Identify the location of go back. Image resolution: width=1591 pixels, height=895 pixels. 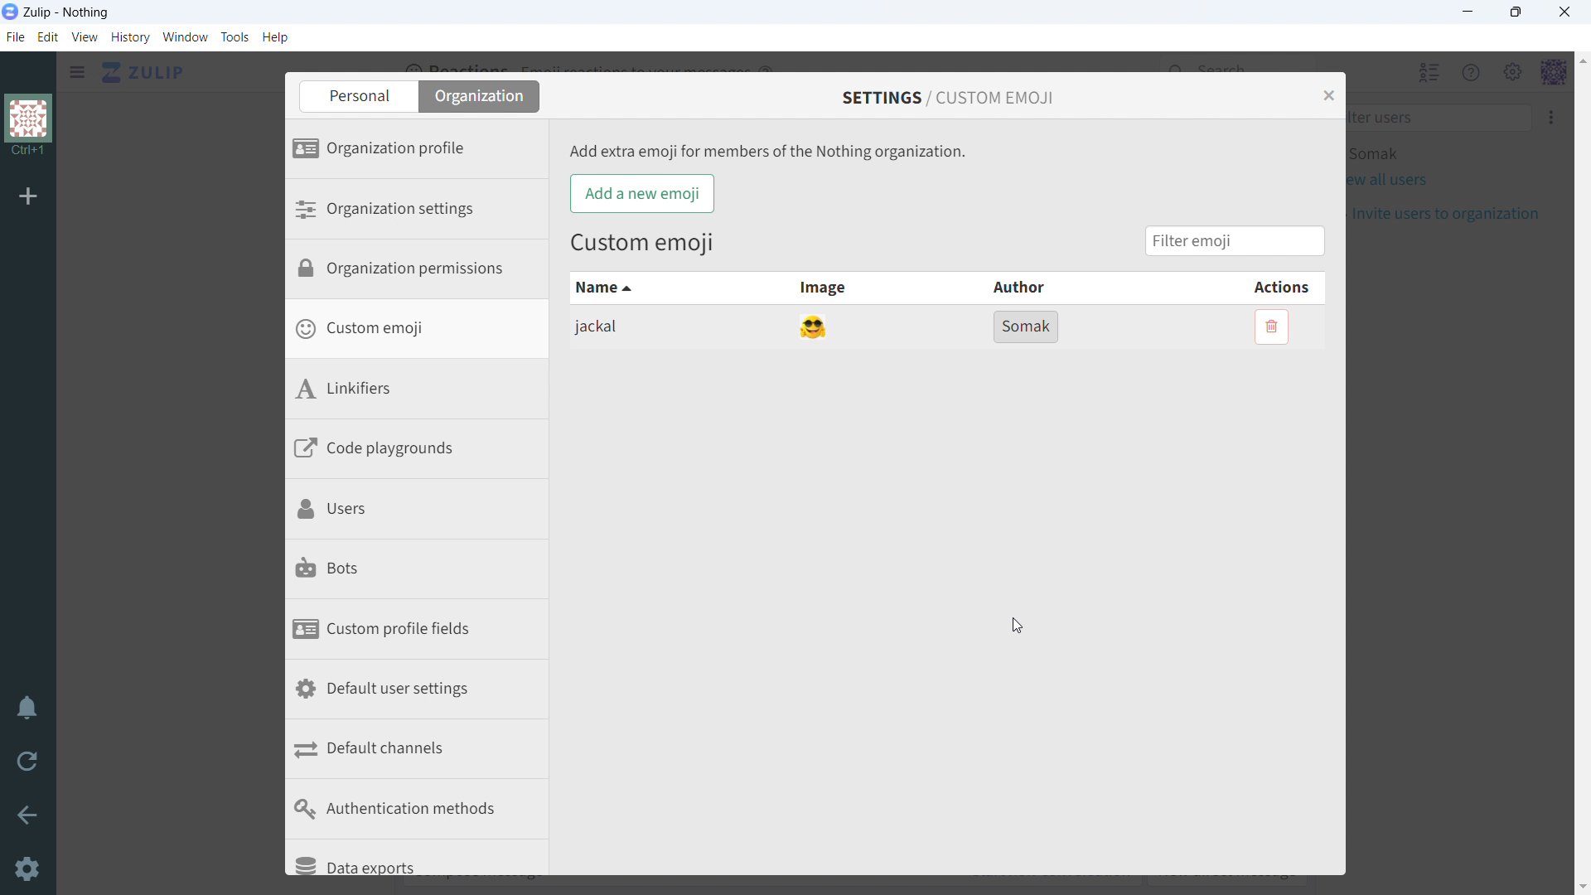
(27, 814).